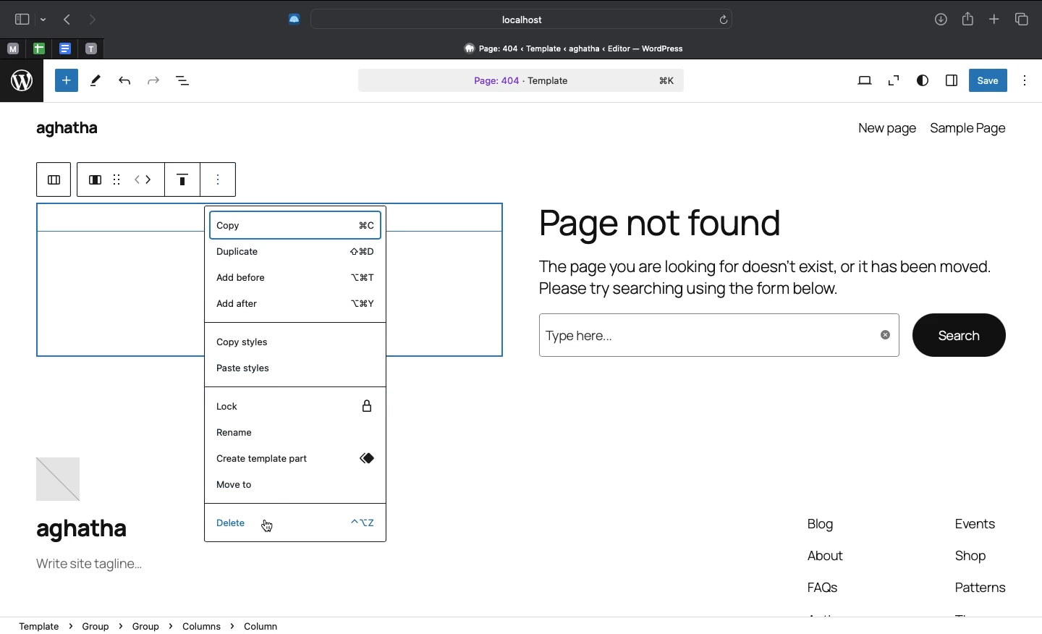  What do you see at coordinates (126, 83) in the screenshot?
I see `Undo` at bounding box center [126, 83].